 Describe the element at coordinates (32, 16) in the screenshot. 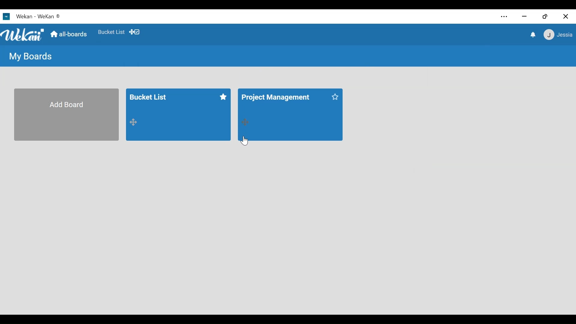

I see `Wekan Desktop Icon` at that location.